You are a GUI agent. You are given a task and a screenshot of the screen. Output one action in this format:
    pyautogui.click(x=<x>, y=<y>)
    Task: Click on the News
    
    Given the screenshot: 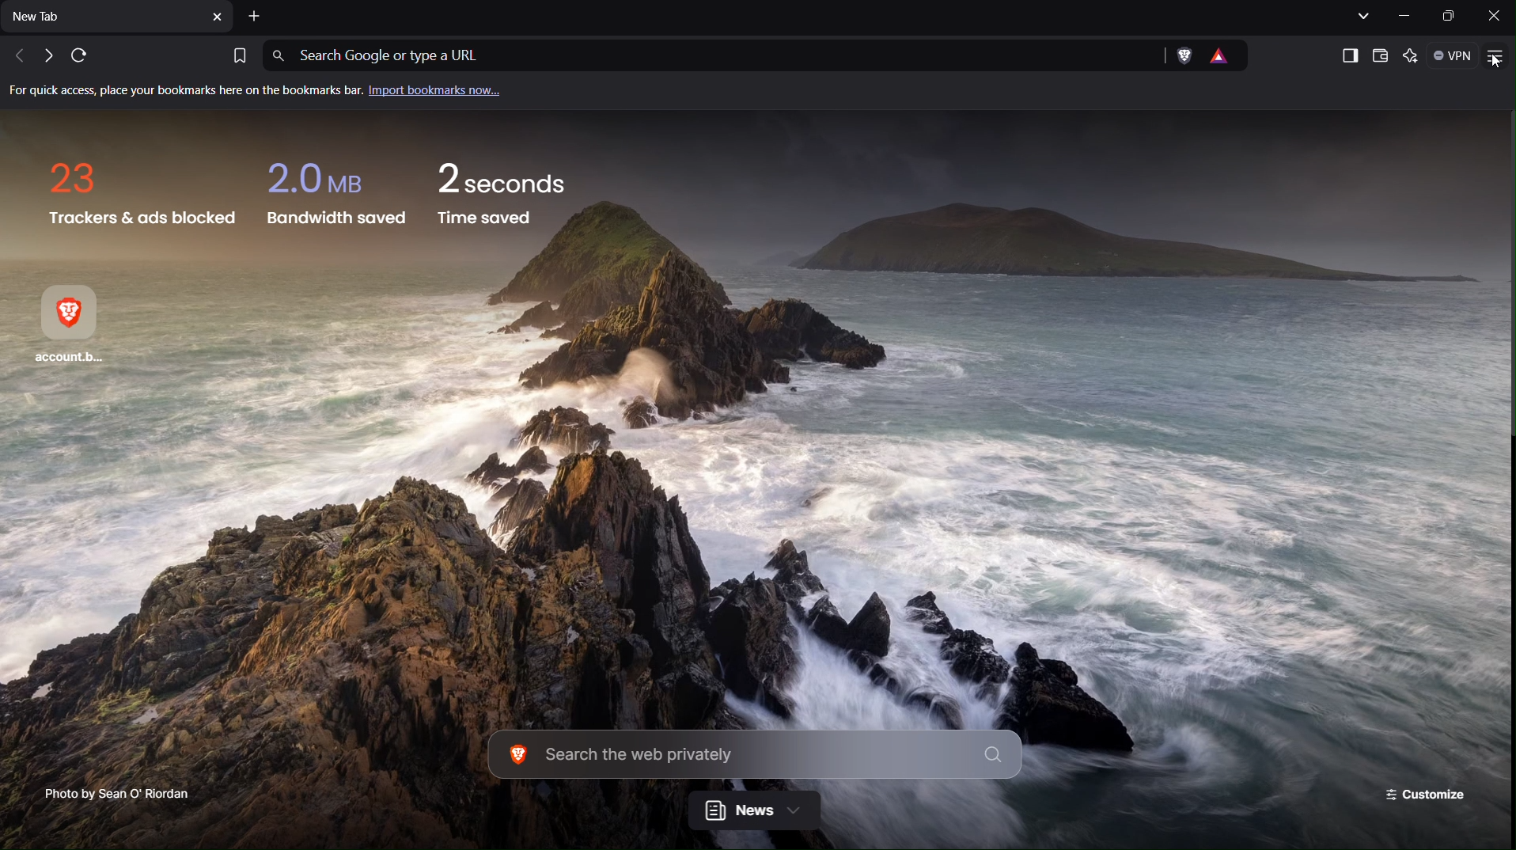 What is the action you would take?
    pyautogui.click(x=754, y=812)
    